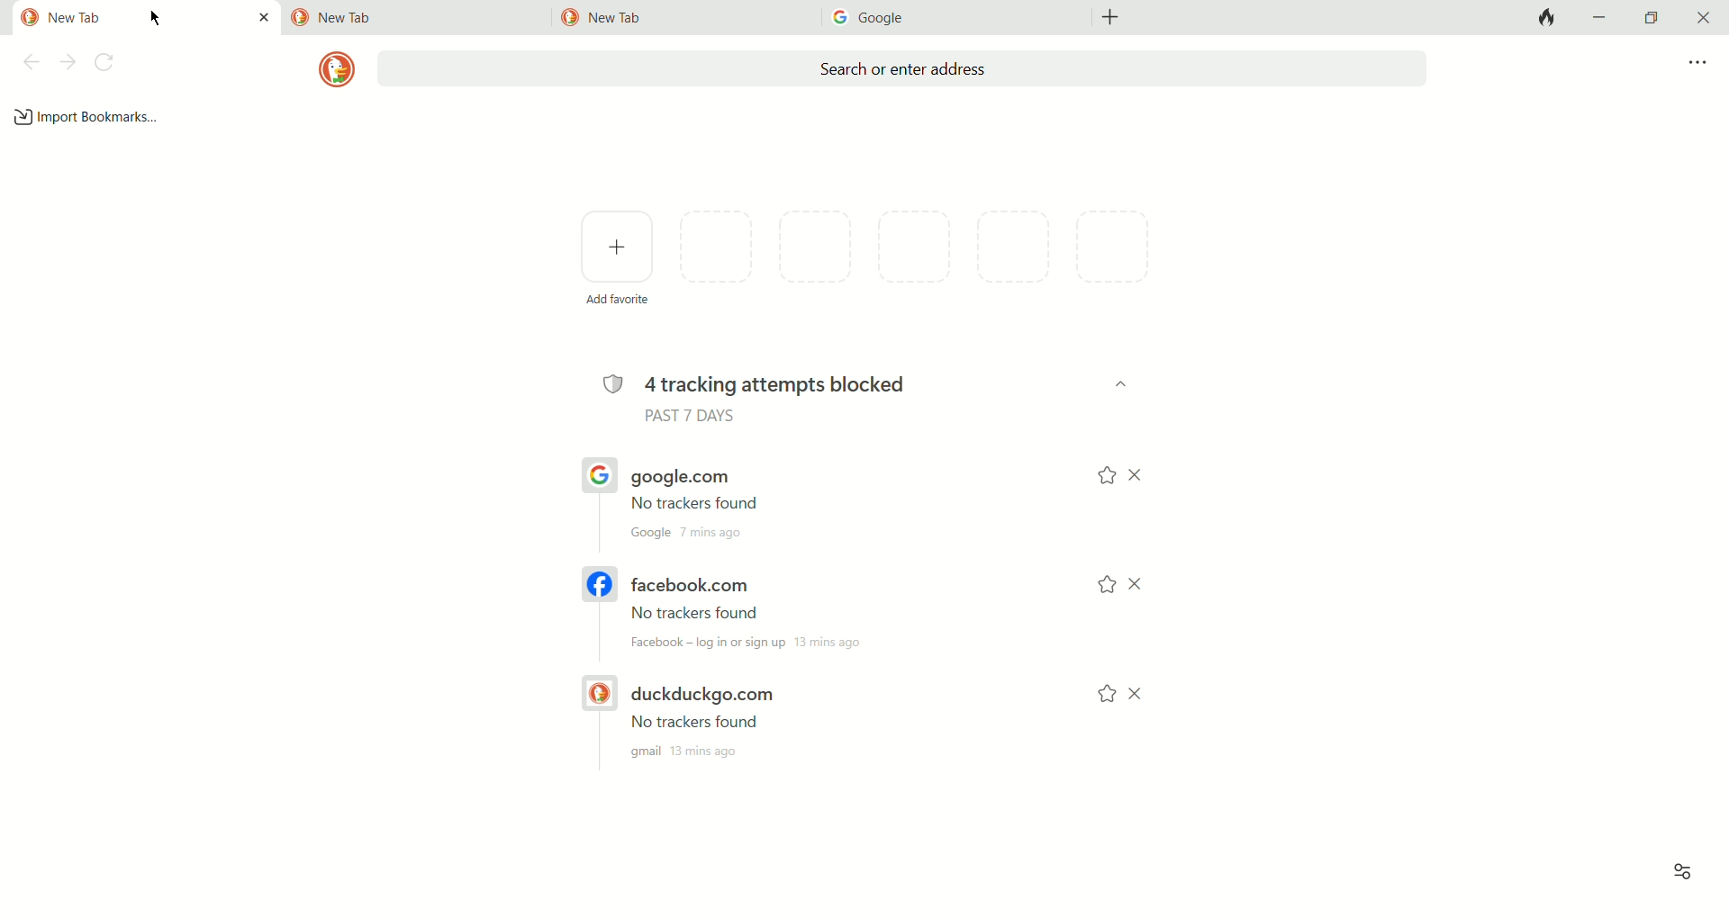 The height and width of the screenshot is (918, 1729). Describe the element at coordinates (1141, 480) in the screenshot. I see `close` at that location.